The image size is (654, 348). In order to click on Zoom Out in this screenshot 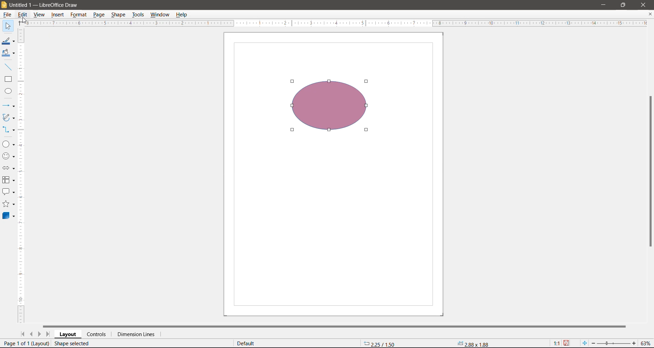, I will do `click(593, 344)`.